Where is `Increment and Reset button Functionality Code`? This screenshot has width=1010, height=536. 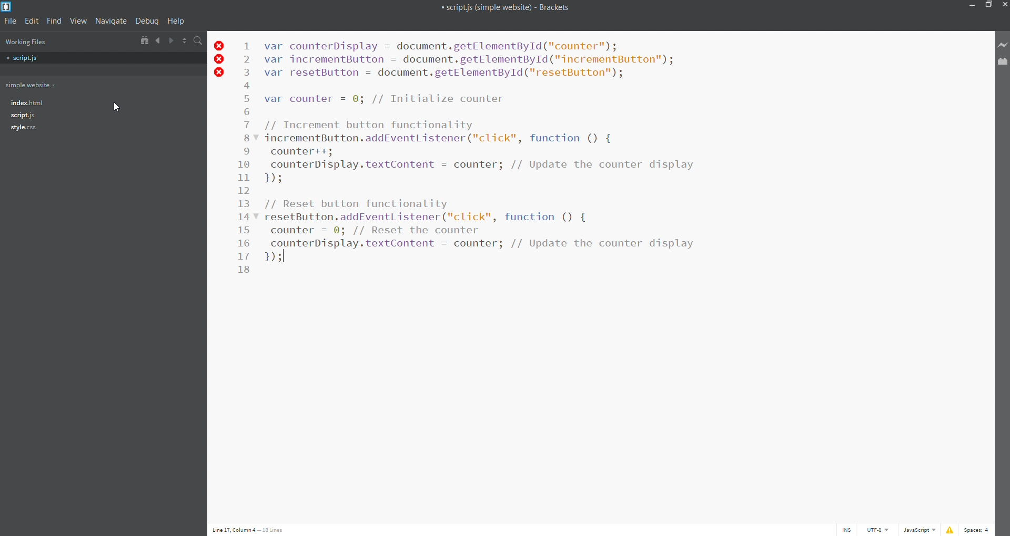 Increment and Reset button Functionality Code is located at coordinates (500, 158).